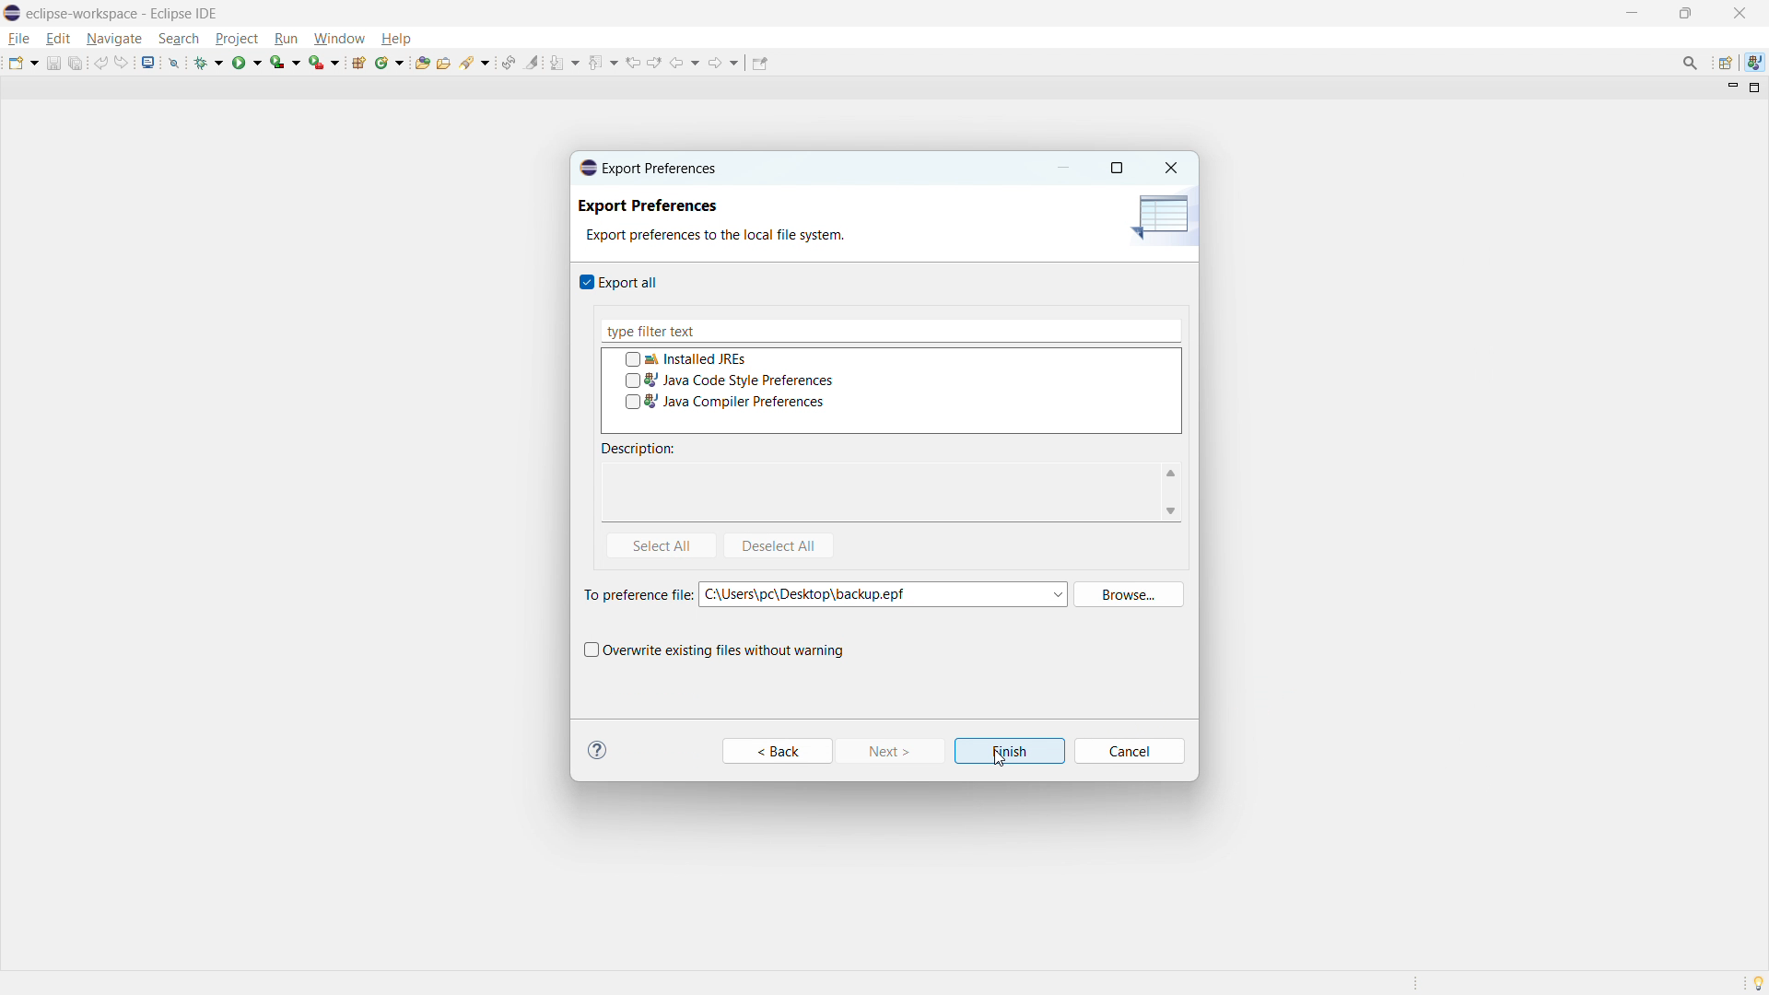  Describe the element at coordinates (76, 63) in the screenshot. I see `save all` at that location.